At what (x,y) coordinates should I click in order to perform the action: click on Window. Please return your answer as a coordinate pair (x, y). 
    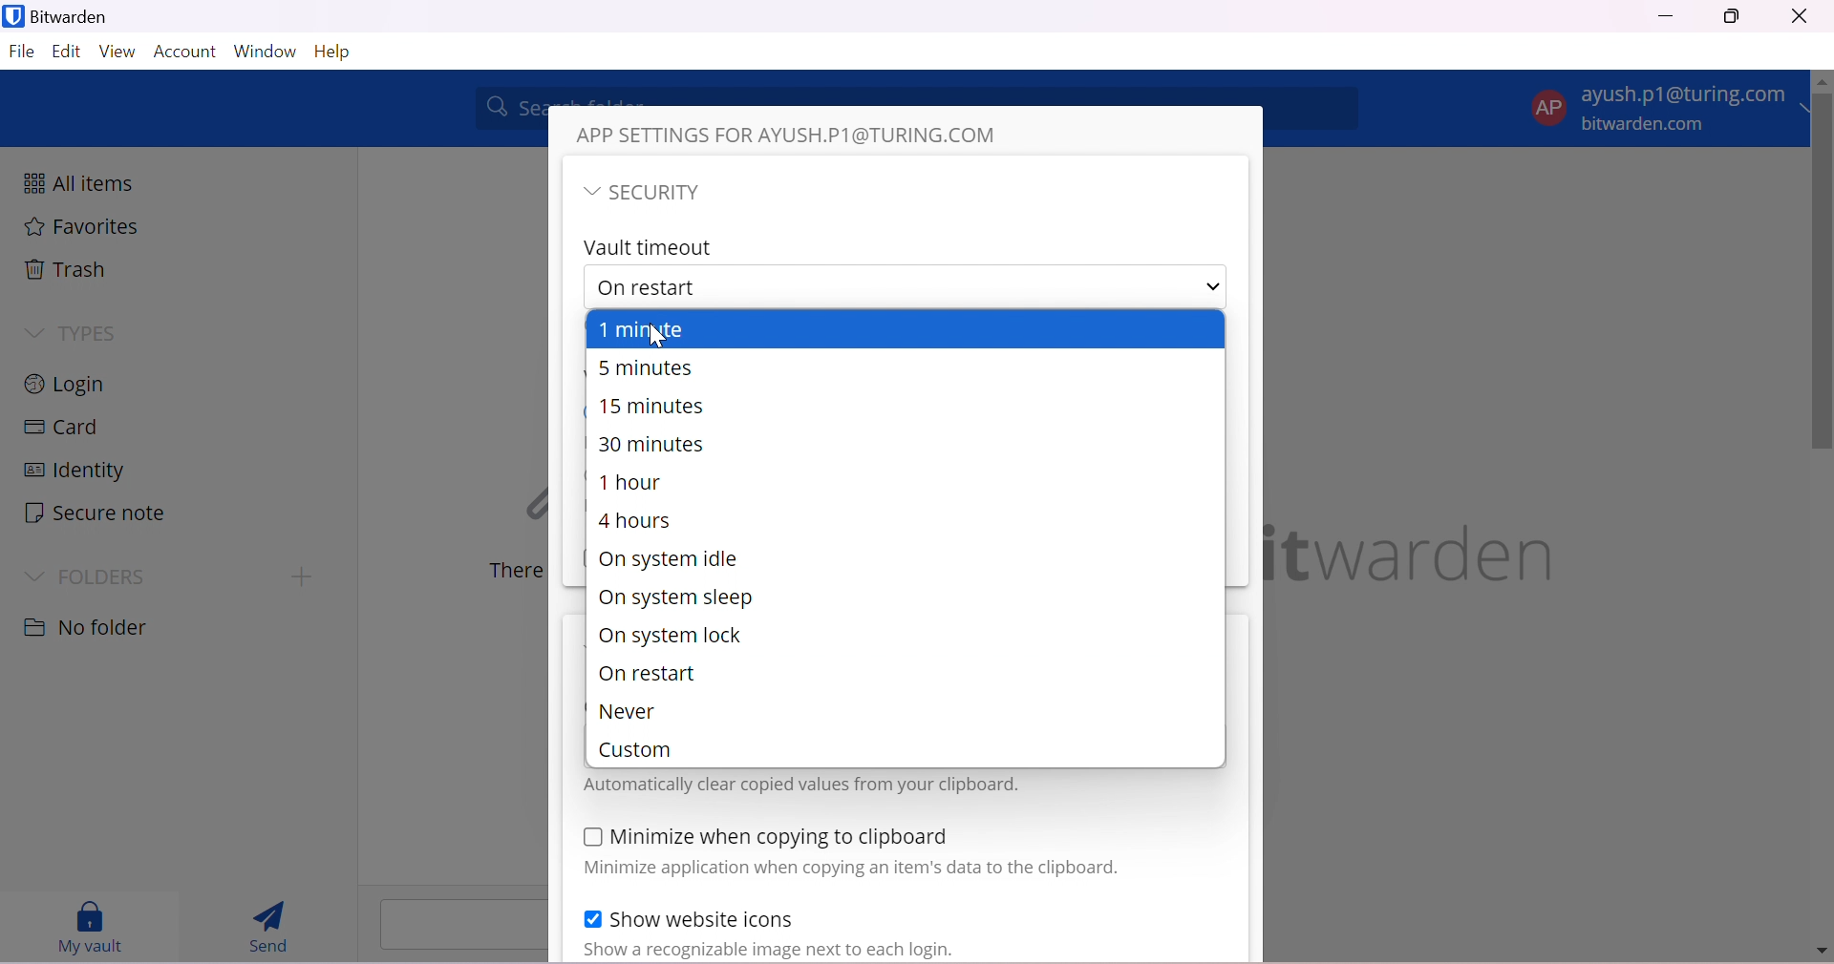
    Looking at the image, I should click on (266, 50).